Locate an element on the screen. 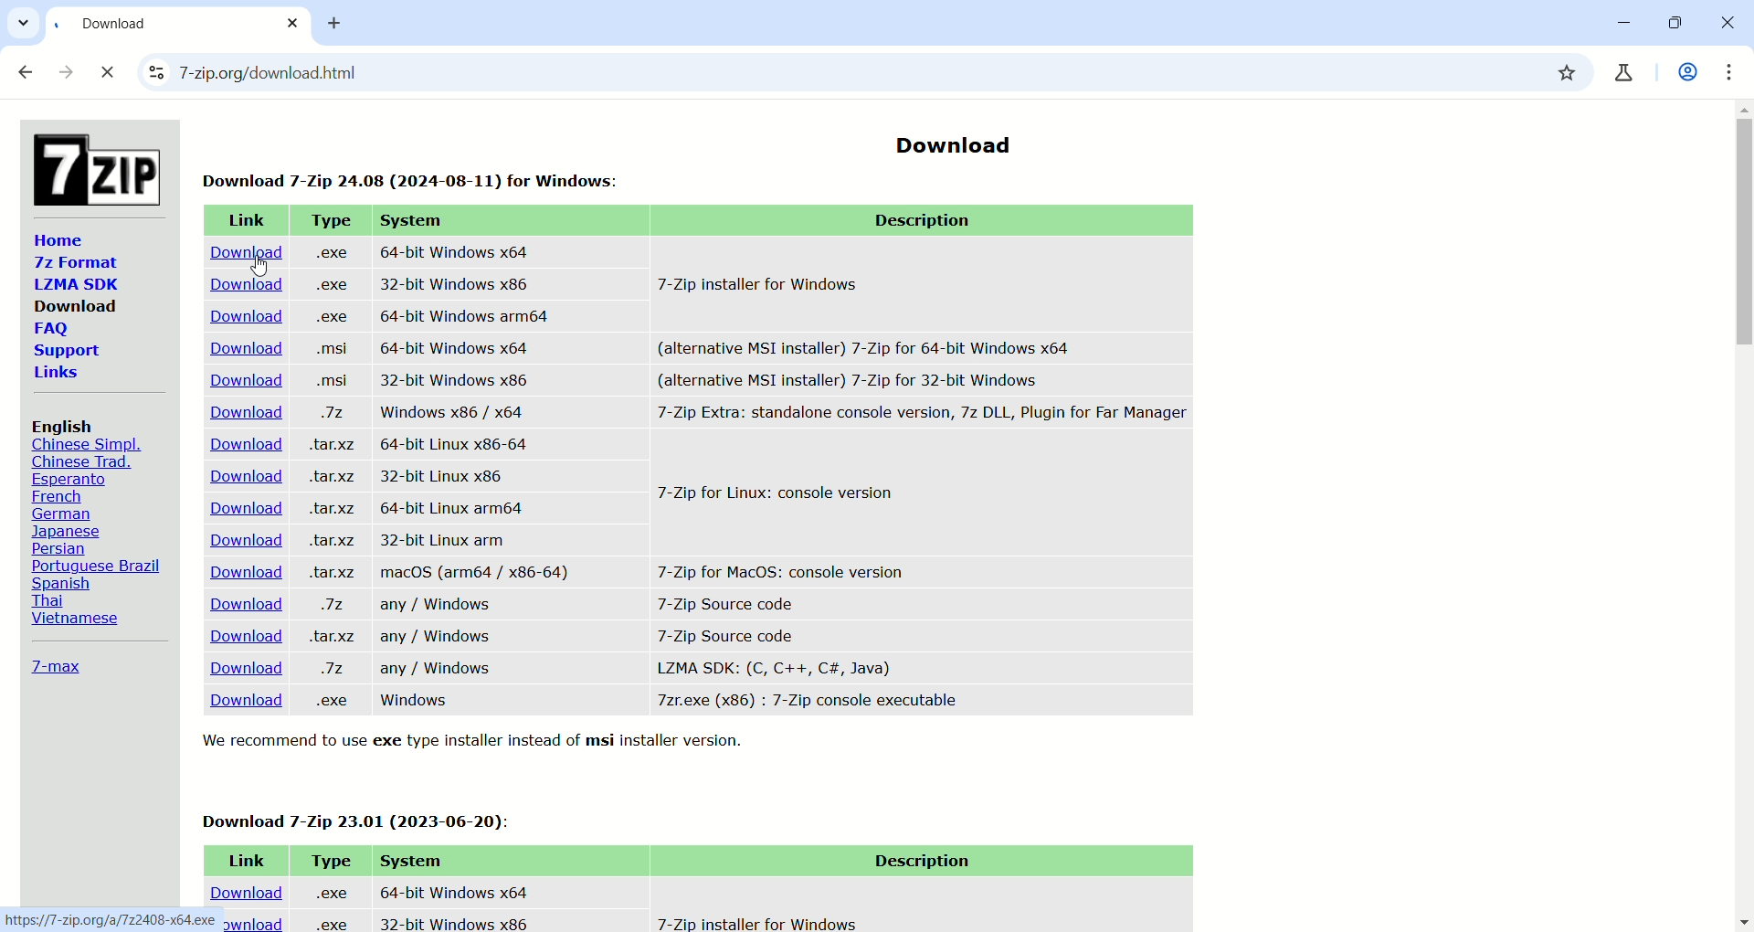  Jz is located at coordinates (333, 414).